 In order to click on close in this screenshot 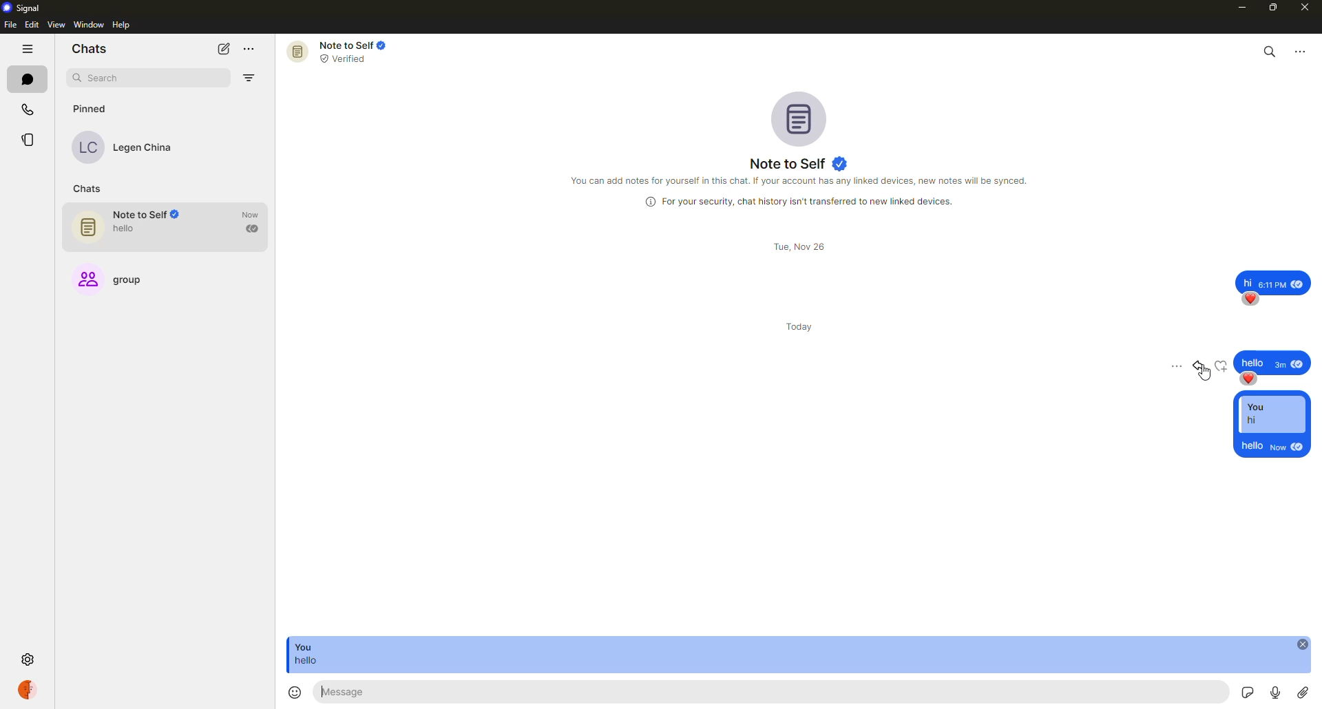, I will do `click(1303, 643)`.